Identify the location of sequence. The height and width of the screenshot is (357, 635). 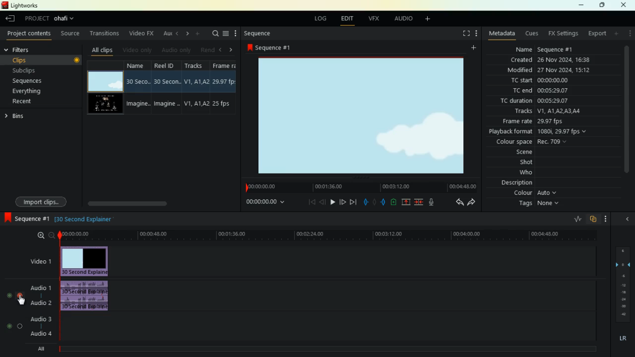
(260, 31).